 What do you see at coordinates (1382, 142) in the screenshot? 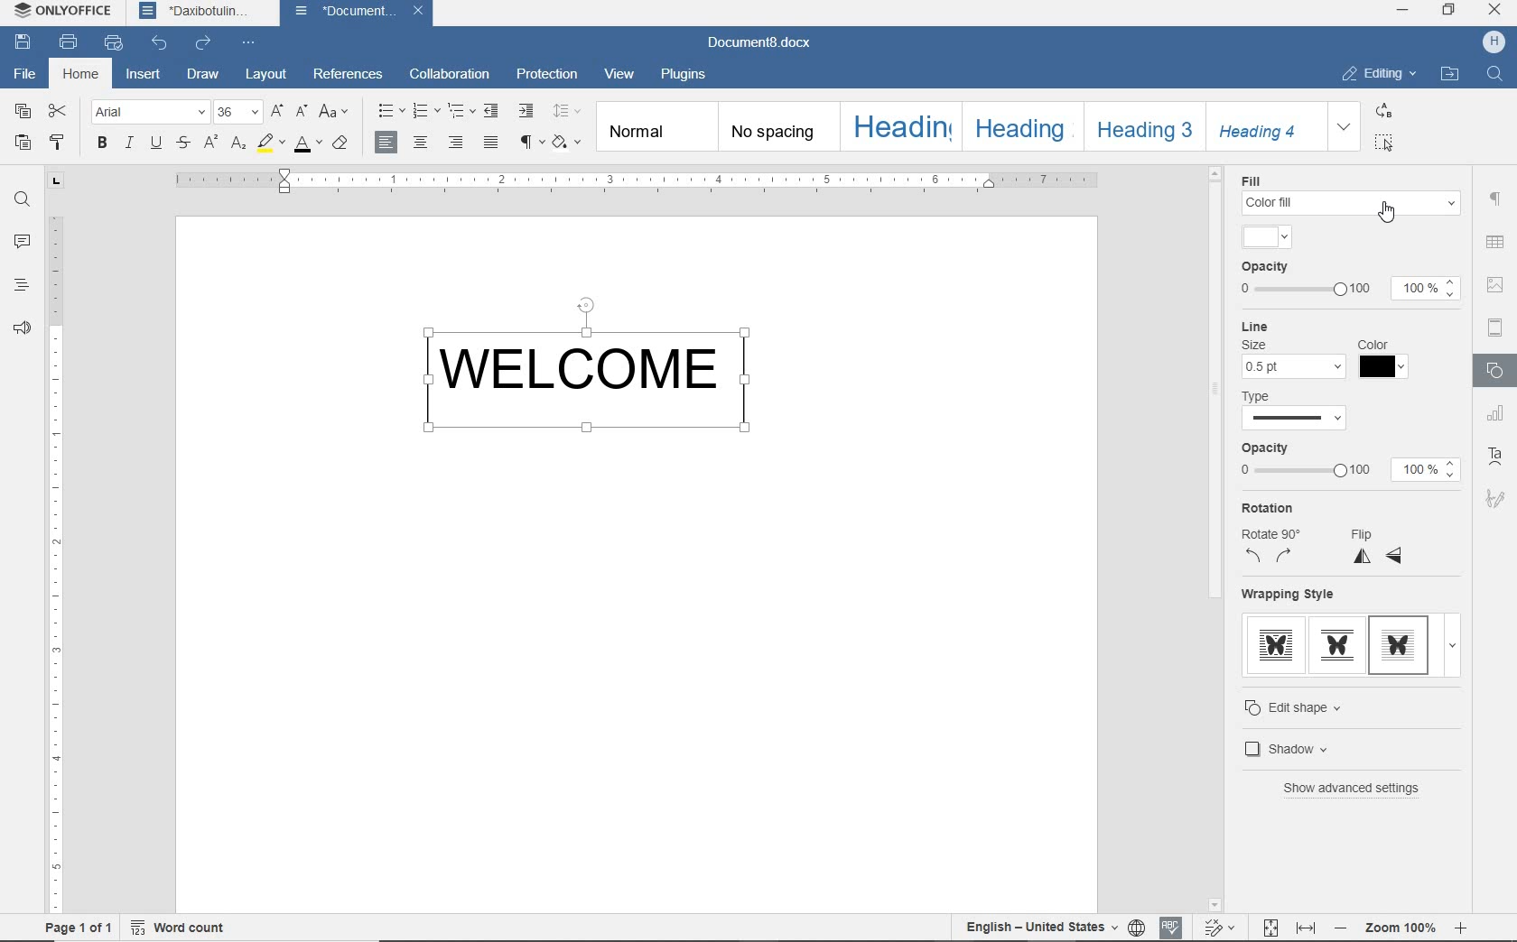
I see `SELECT ALL` at bounding box center [1382, 142].